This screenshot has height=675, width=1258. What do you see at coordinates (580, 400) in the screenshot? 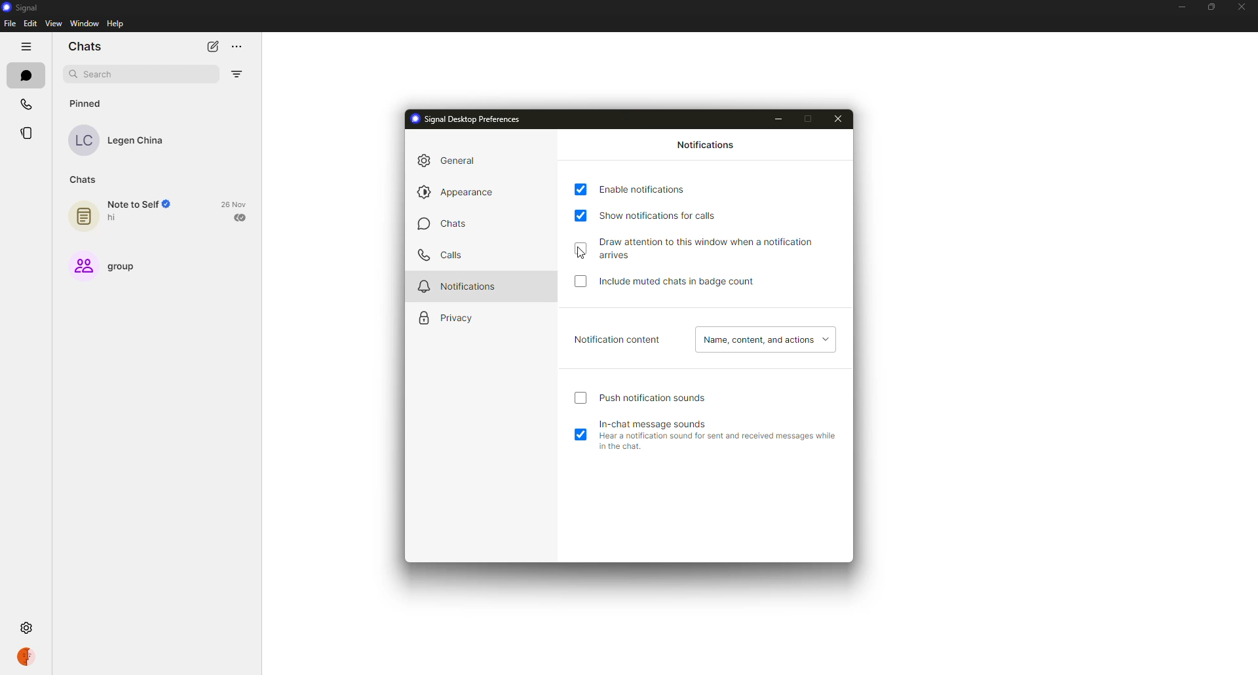
I see `click to enable` at bounding box center [580, 400].